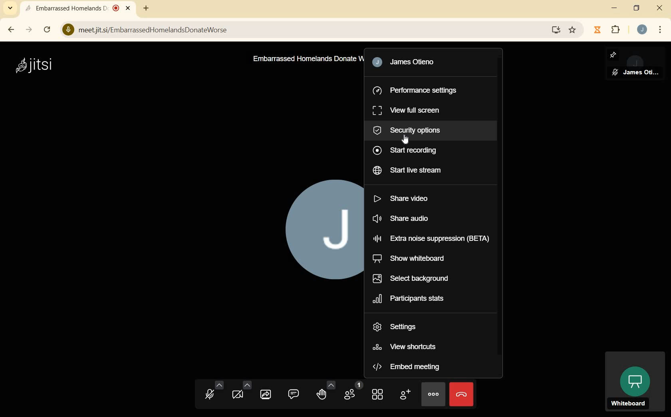  What do you see at coordinates (416, 63) in the screenshot?
I see `ACCOUNT NAME` at bounding box center [416, 63].